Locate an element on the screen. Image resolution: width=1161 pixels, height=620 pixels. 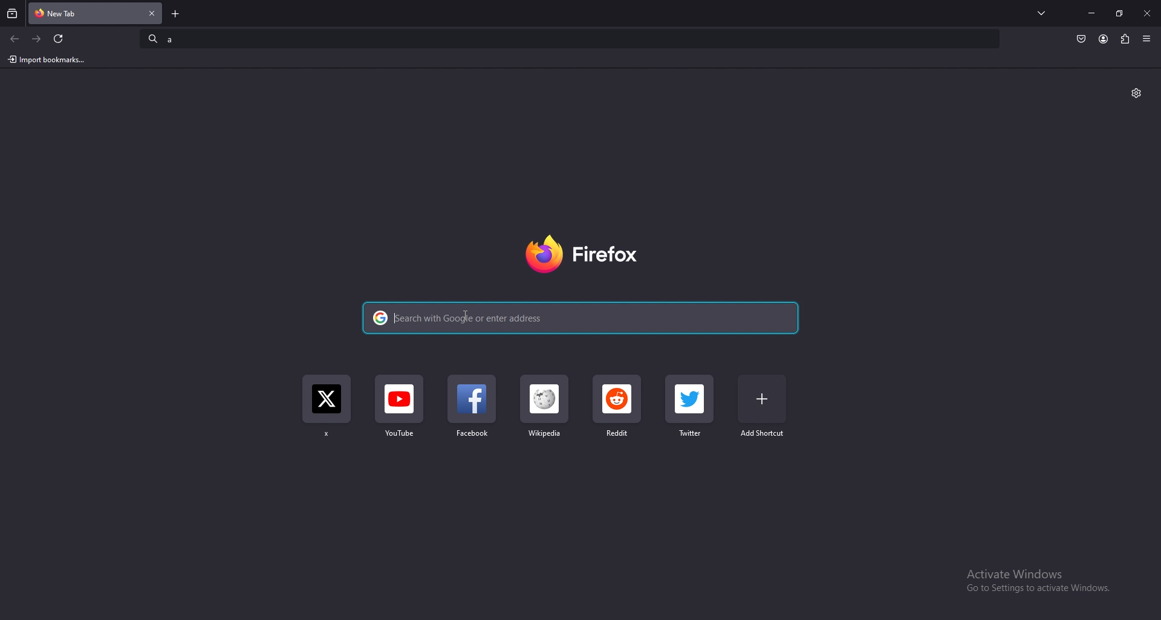
tab is located at coordinates (71, 12).